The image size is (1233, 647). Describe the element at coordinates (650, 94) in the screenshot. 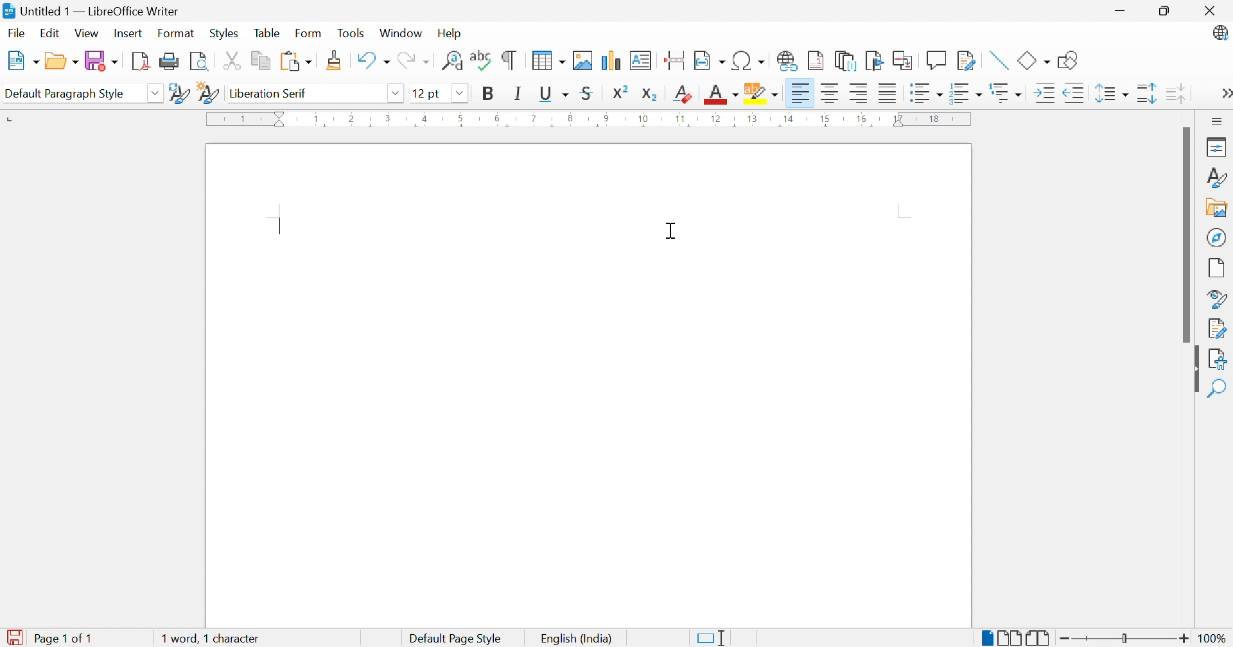

I see `Subscript` at that location.